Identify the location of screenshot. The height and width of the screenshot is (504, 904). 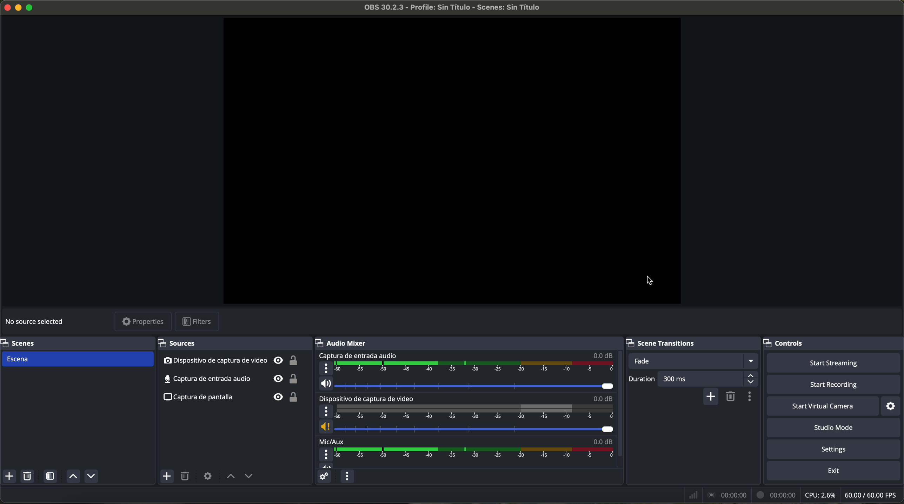
(235, 397).